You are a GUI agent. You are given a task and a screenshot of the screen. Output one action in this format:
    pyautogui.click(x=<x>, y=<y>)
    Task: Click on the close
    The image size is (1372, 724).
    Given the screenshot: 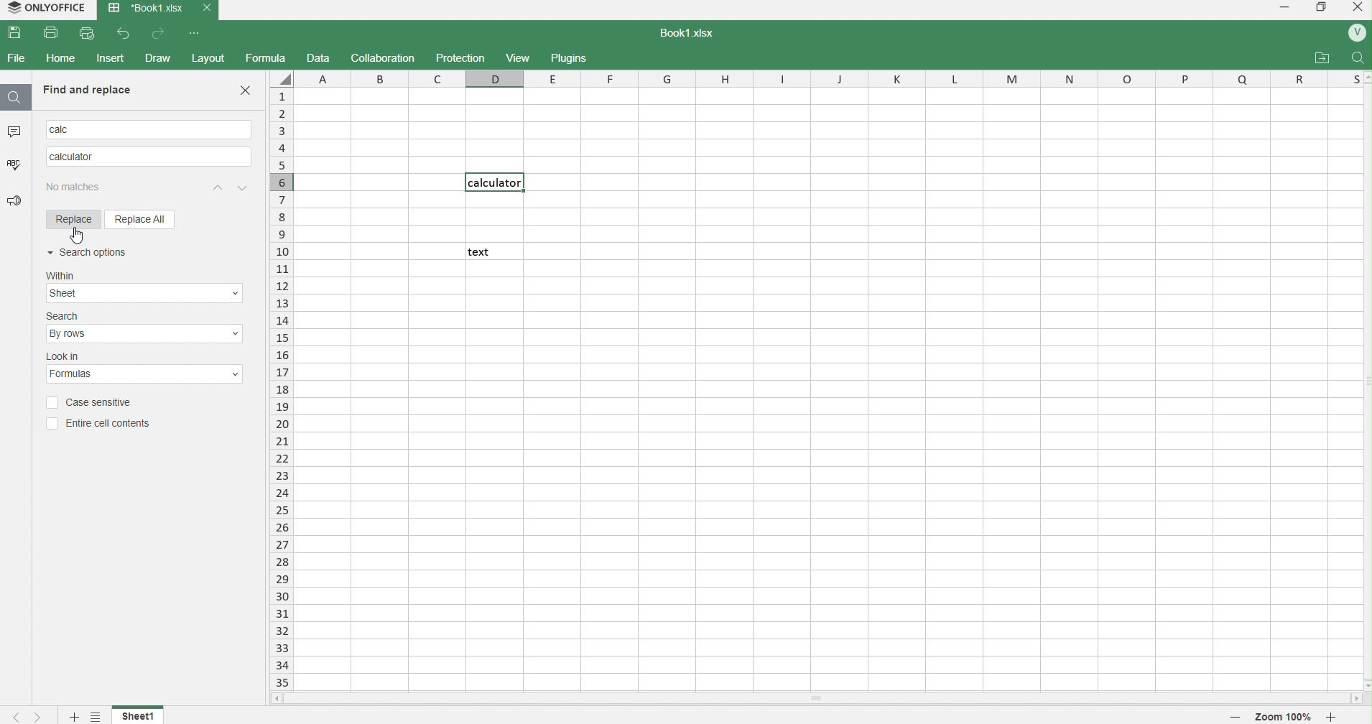 What is the action you would take?
    pyautogui.click(x=1355, y=10)
    